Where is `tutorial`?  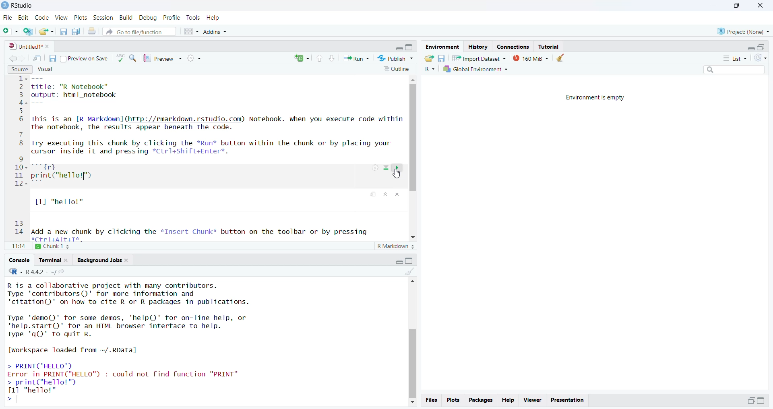 tutorial is located at coordinates (550, 46).